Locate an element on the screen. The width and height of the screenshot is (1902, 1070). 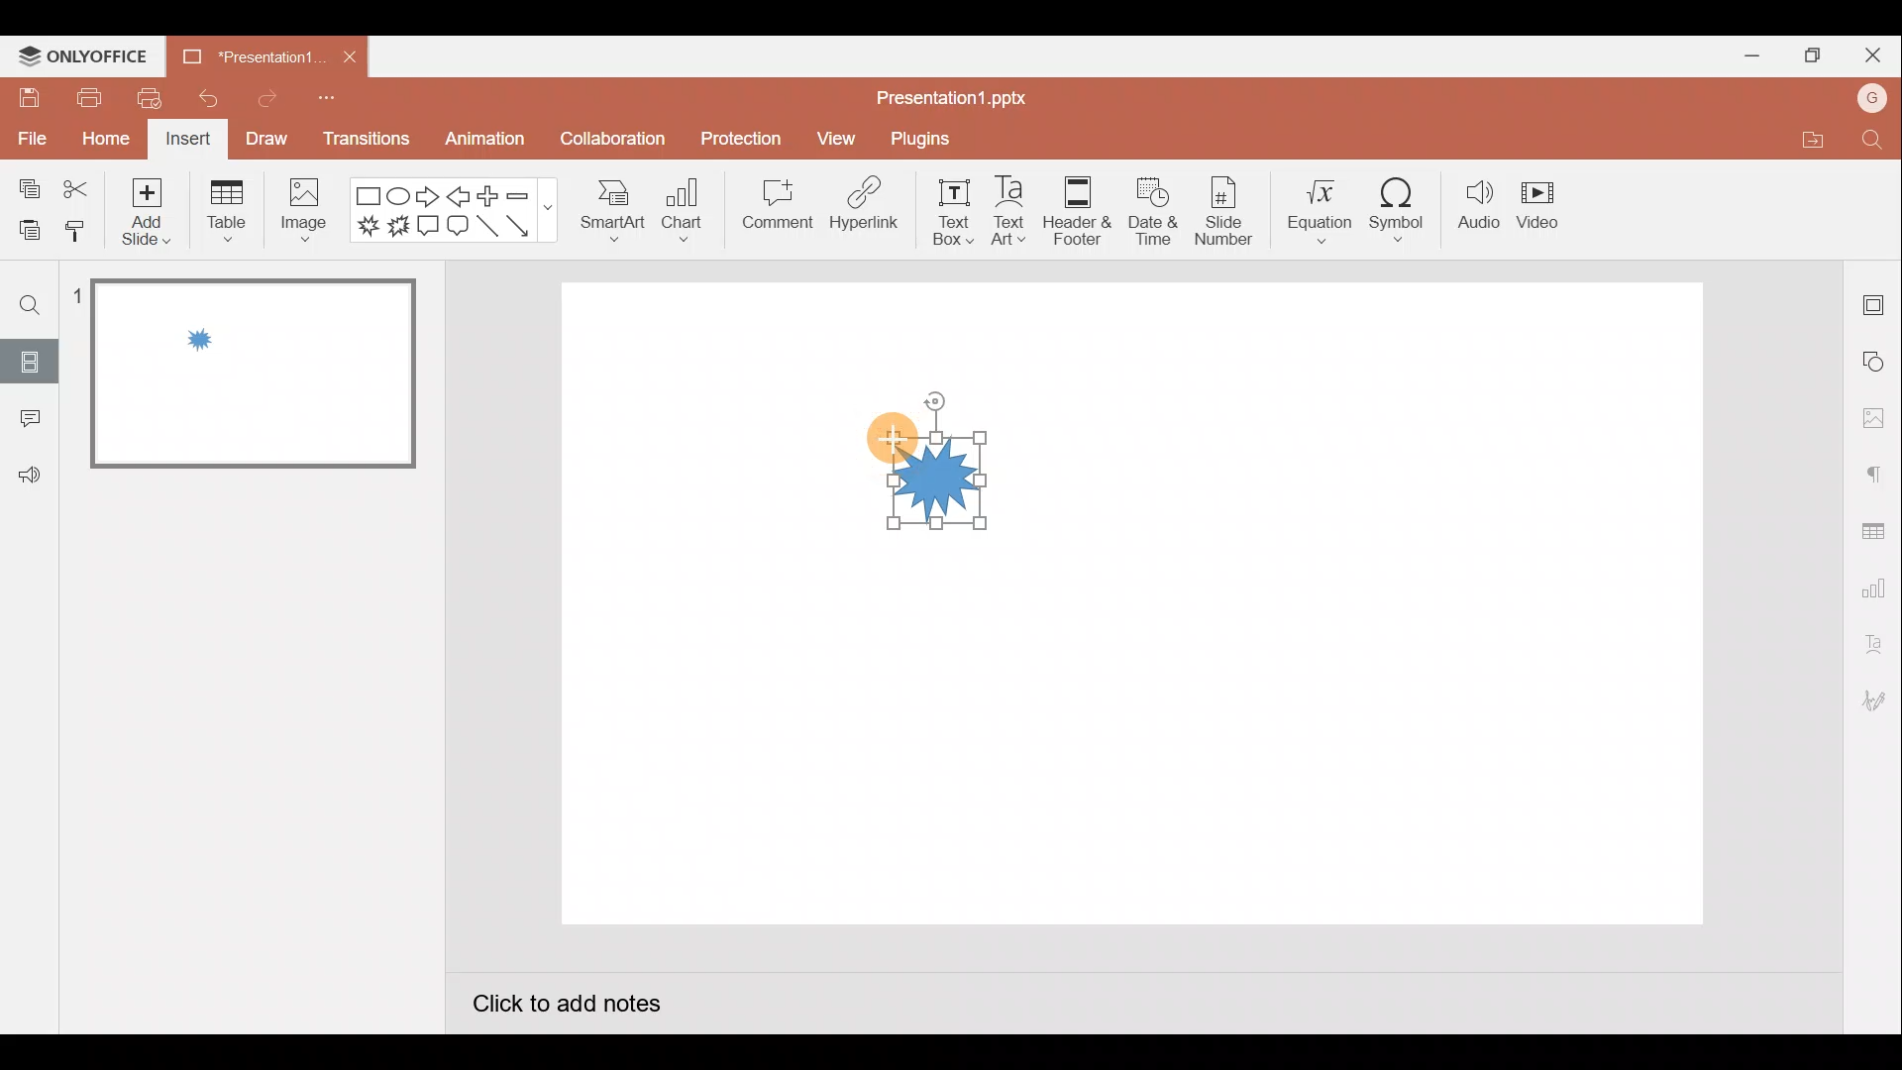
Plugins is located at coordinates (922, 135).